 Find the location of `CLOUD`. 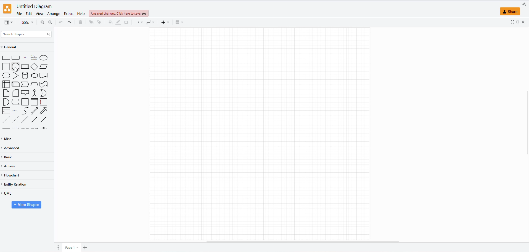

CLOUD is located at coordinates (35, 76).